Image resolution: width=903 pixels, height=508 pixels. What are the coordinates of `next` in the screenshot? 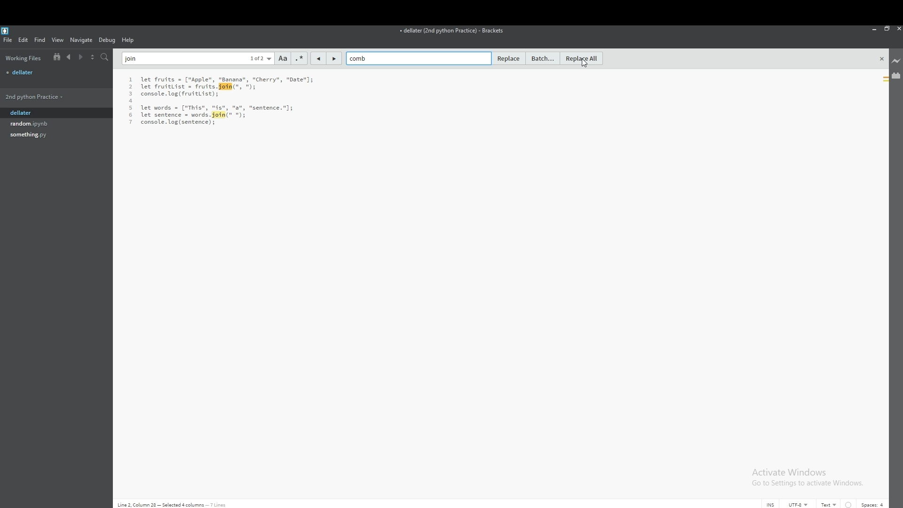 It's located at (81, 57).